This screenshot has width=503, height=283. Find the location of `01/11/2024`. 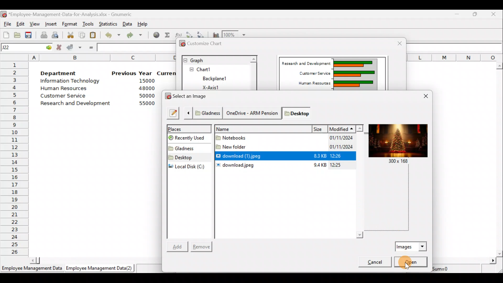

01/11/2024 is located at coordinates (339, 139).